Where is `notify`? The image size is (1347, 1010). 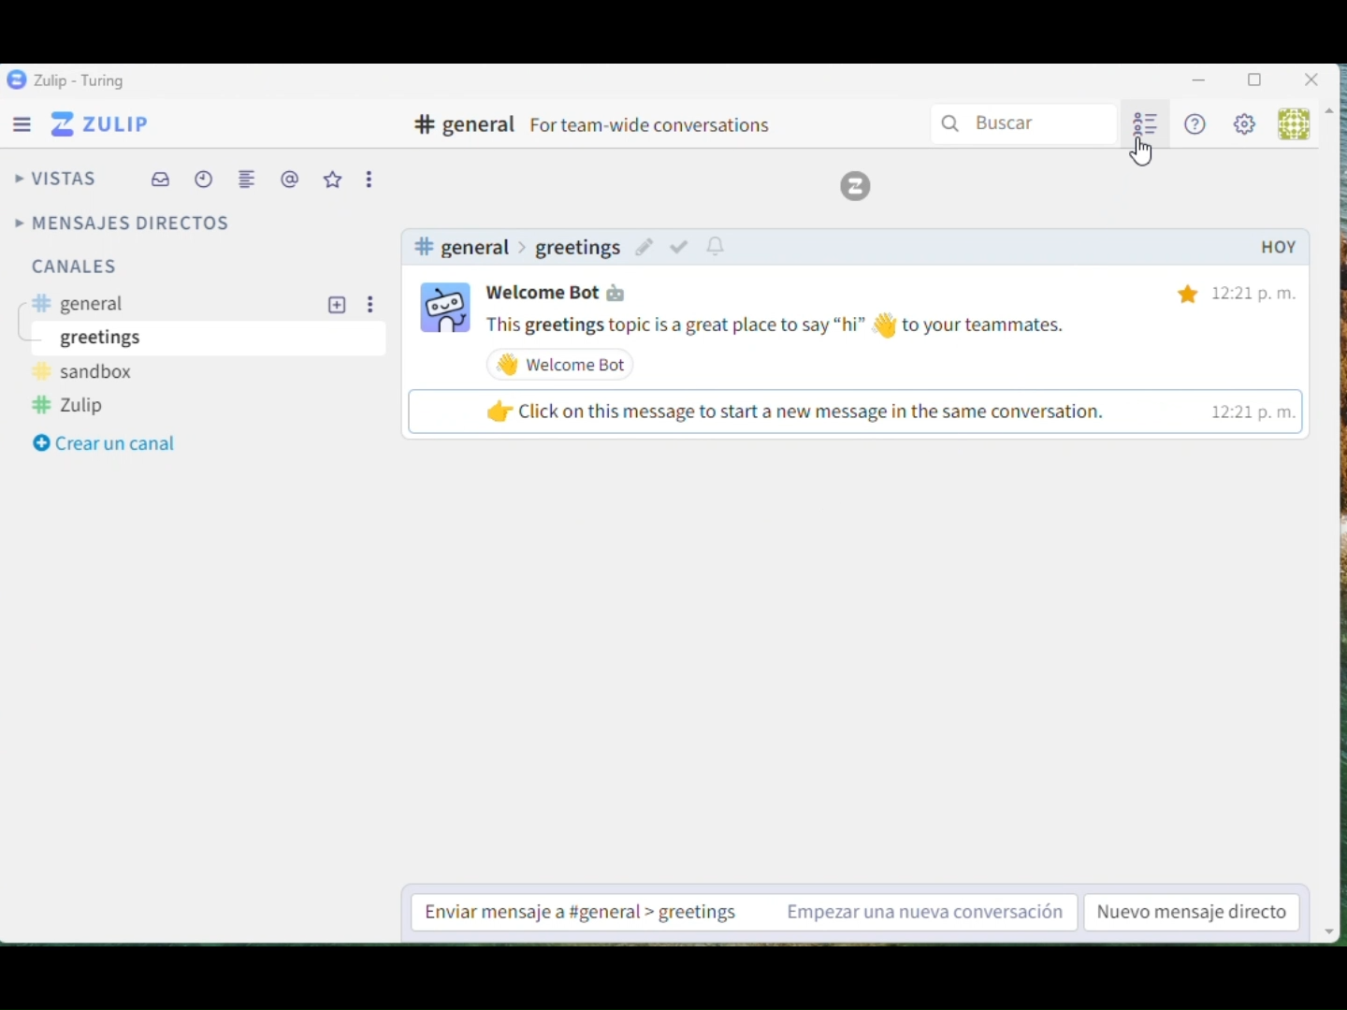
notify is located at coordinates (719, 243).